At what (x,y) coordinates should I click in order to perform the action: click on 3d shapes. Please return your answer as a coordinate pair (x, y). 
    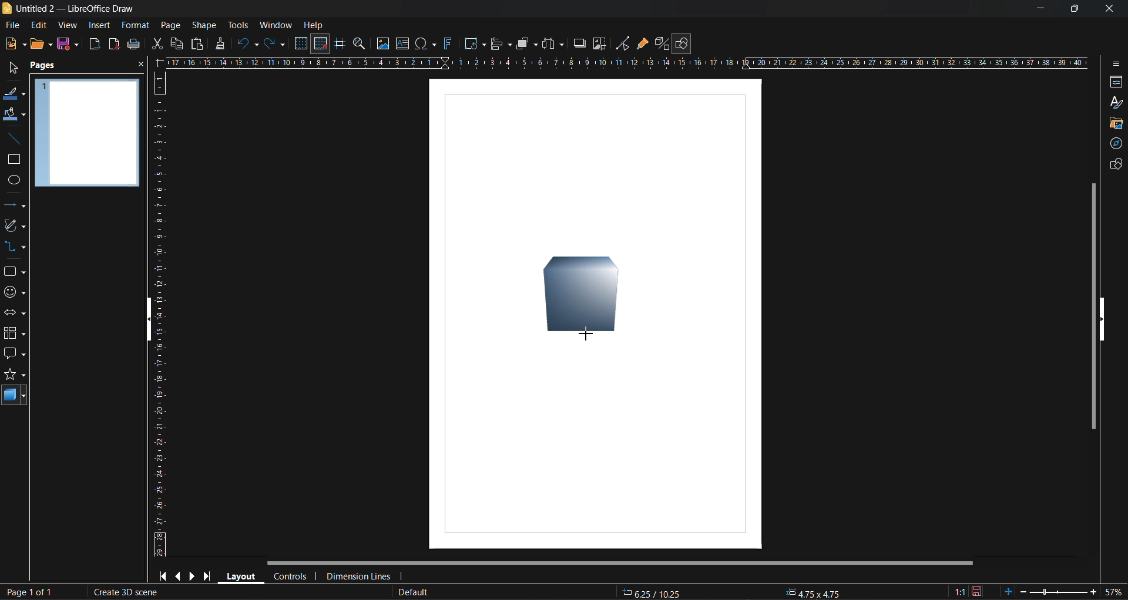
    Looking at the image, I should click on (15, 397).